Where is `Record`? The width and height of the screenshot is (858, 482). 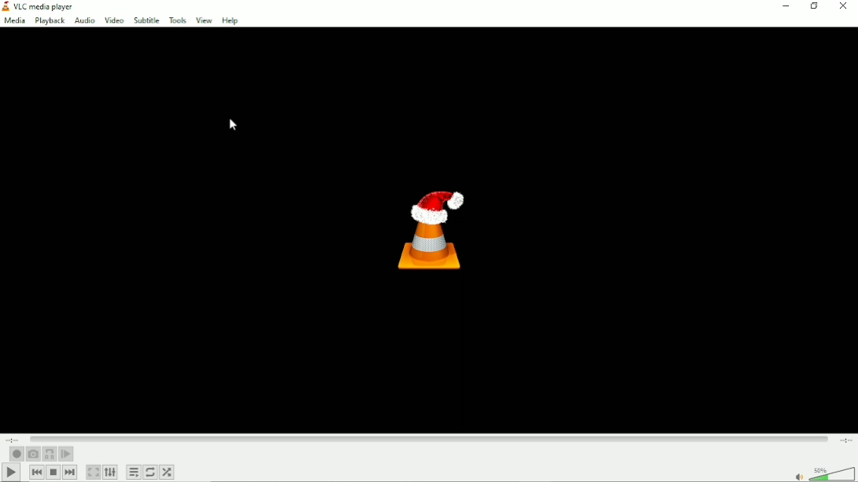
Record is located at coordinates (16, 454).